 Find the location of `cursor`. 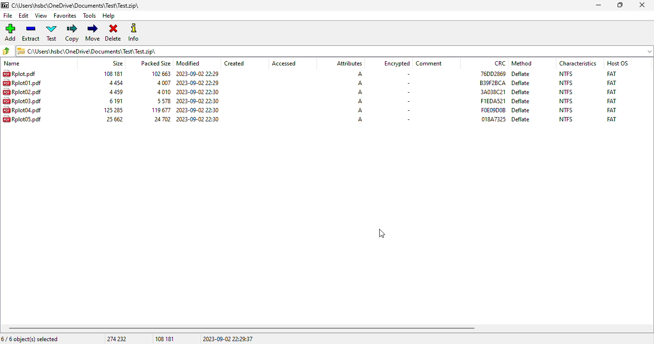

cursor is located at coordinates (383, 234).